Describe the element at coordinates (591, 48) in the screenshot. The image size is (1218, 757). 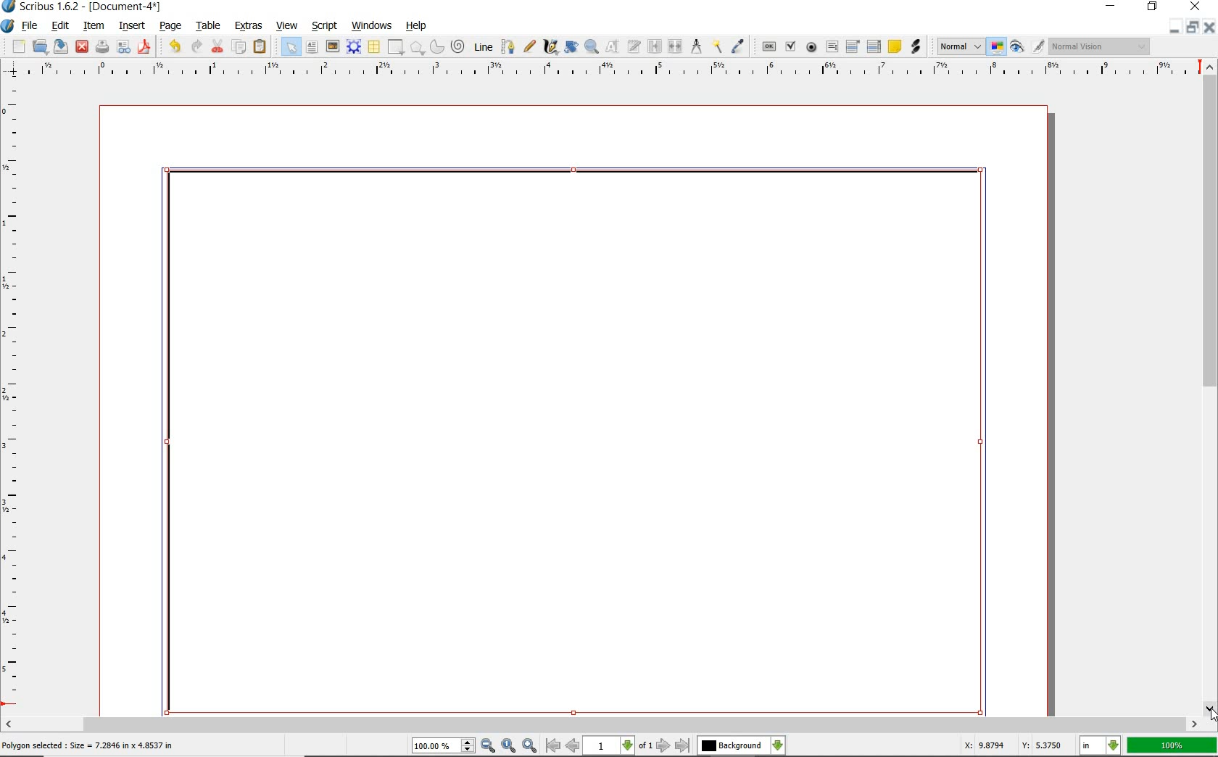
I see `zoom in or zoom out` at that location.